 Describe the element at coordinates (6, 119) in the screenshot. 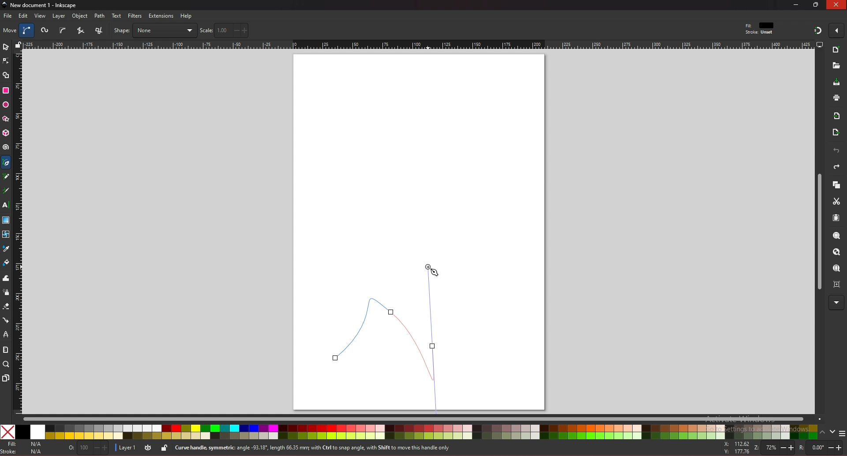

I see `stars and polygons` at that location.